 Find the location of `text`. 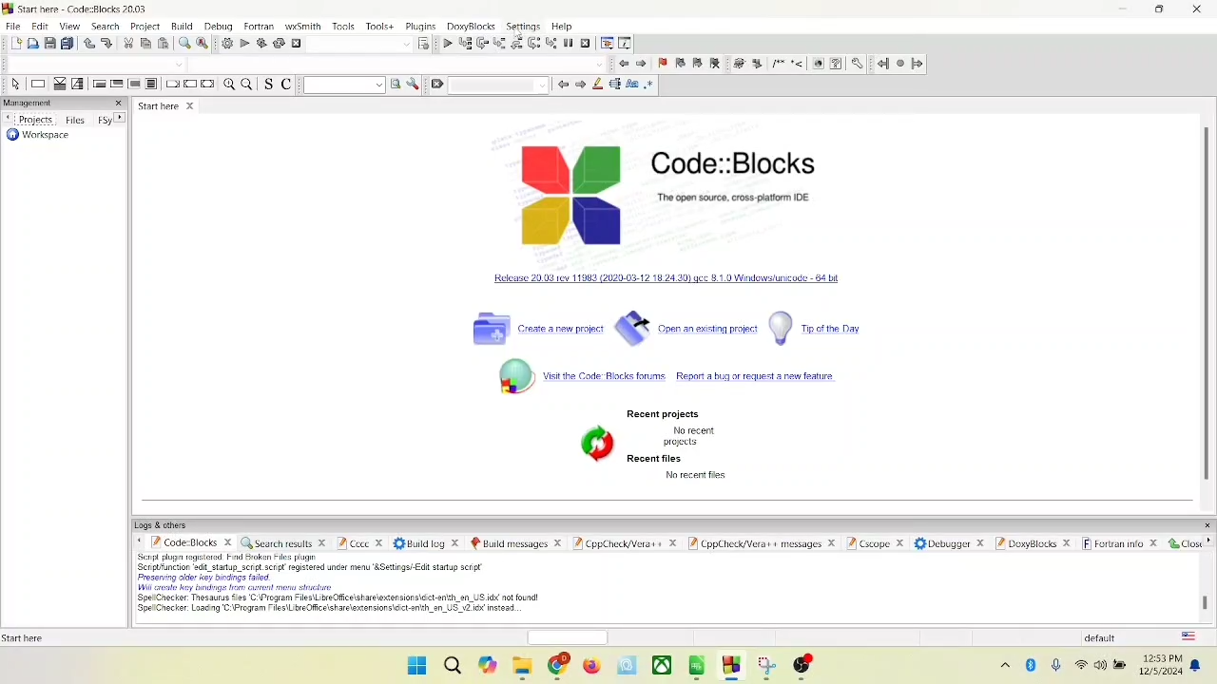

text is located at coordinates (694, 435).